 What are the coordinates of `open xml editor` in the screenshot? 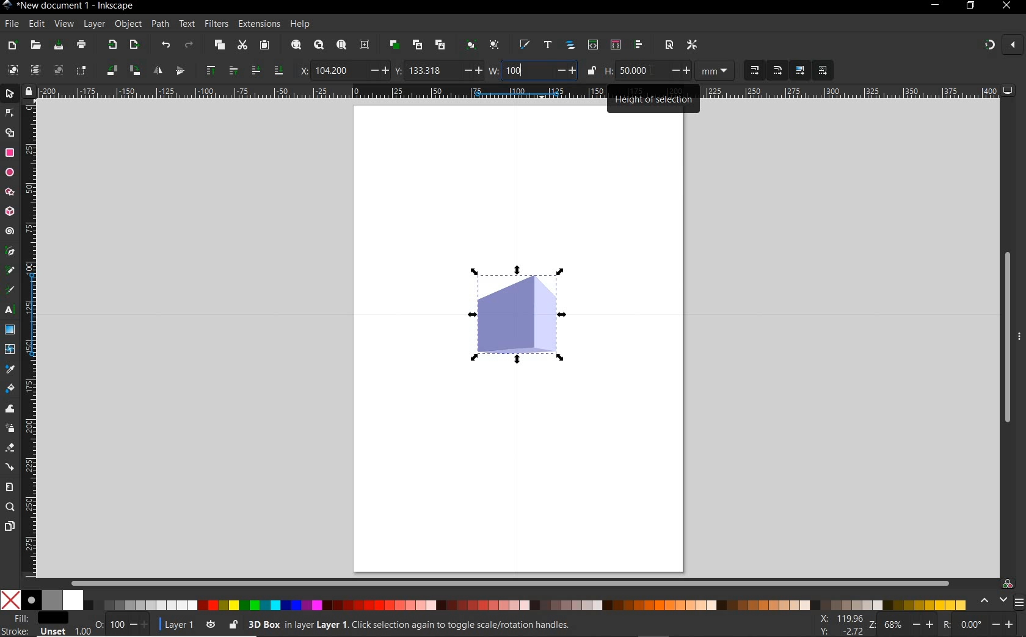 It's located at (592, 45).